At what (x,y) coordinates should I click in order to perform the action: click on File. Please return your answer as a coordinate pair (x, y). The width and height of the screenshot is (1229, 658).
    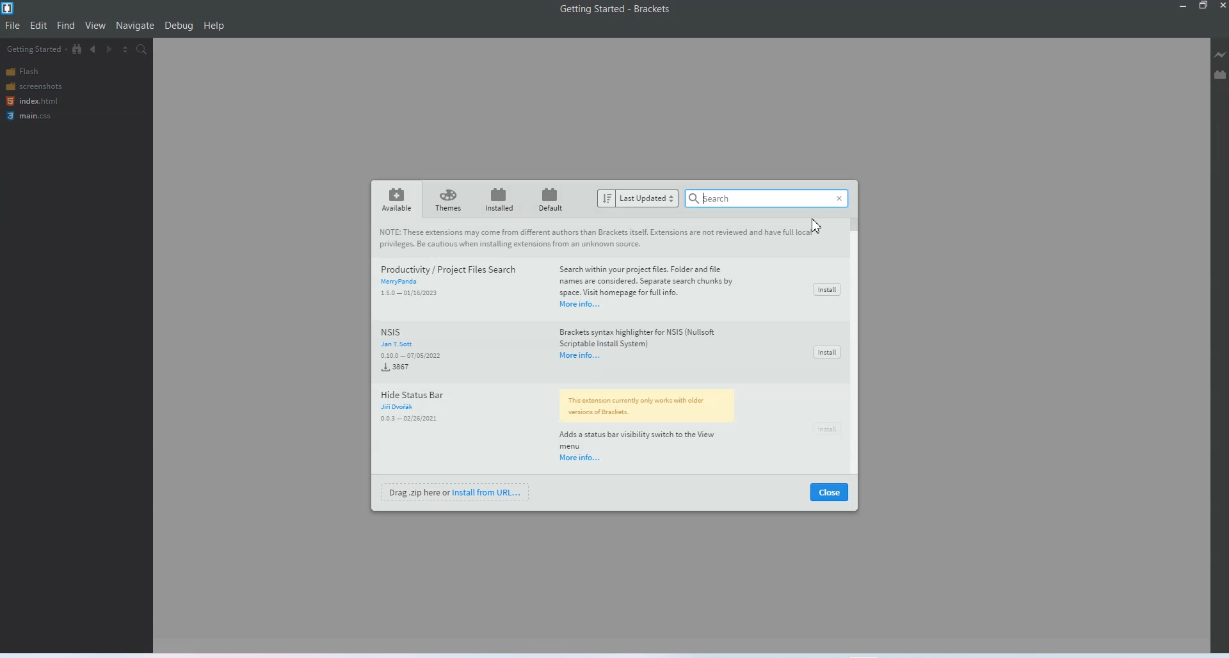
    Looking at the image, I should click on (12, 26).